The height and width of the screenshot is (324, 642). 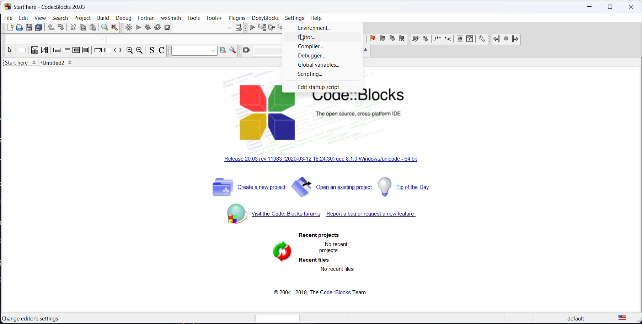 What do you see at coordinates (323, 160) in the screenshot?
I see `new release` at bounding box center [323, 160].